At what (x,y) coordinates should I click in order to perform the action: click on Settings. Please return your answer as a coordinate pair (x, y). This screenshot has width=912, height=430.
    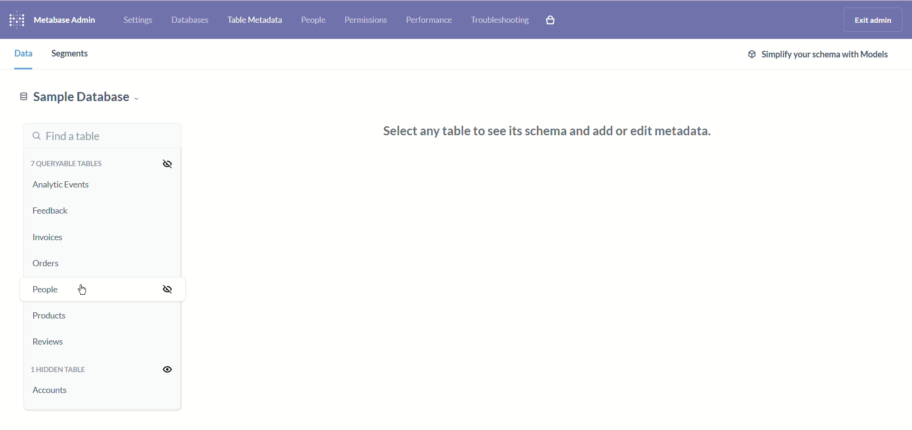
    Looking at the image, I should click on (136, 18).